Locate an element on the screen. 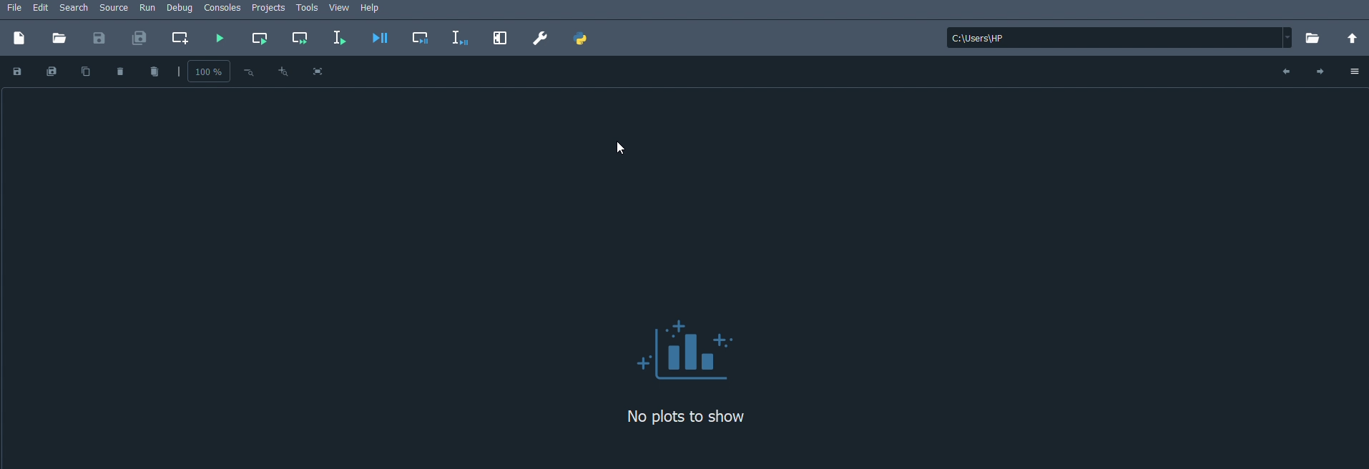 Image resolution: width=1369 pixels, height=469 pixels. Create new cell at the current line is located at coordinates (184, 38).